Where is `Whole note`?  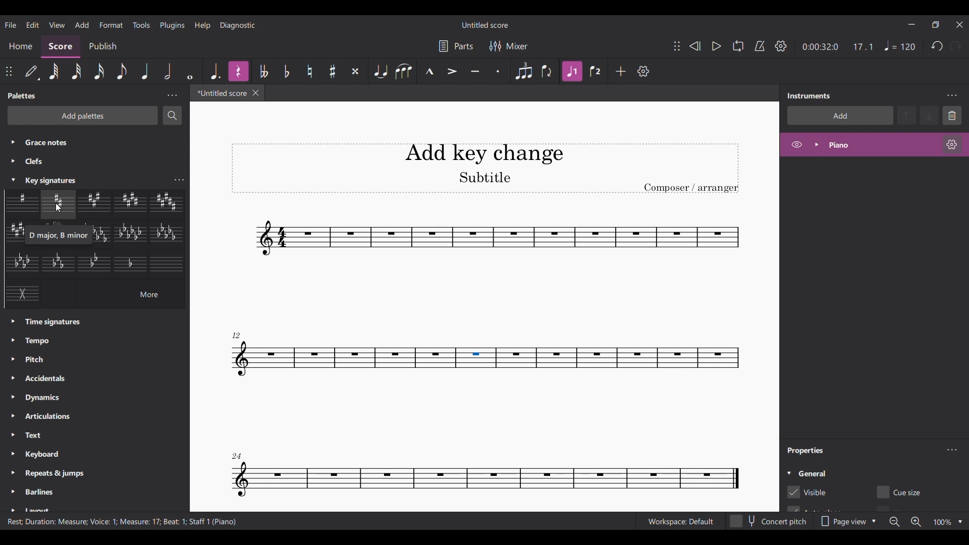
Whole note is located at coordinates (190, 72).